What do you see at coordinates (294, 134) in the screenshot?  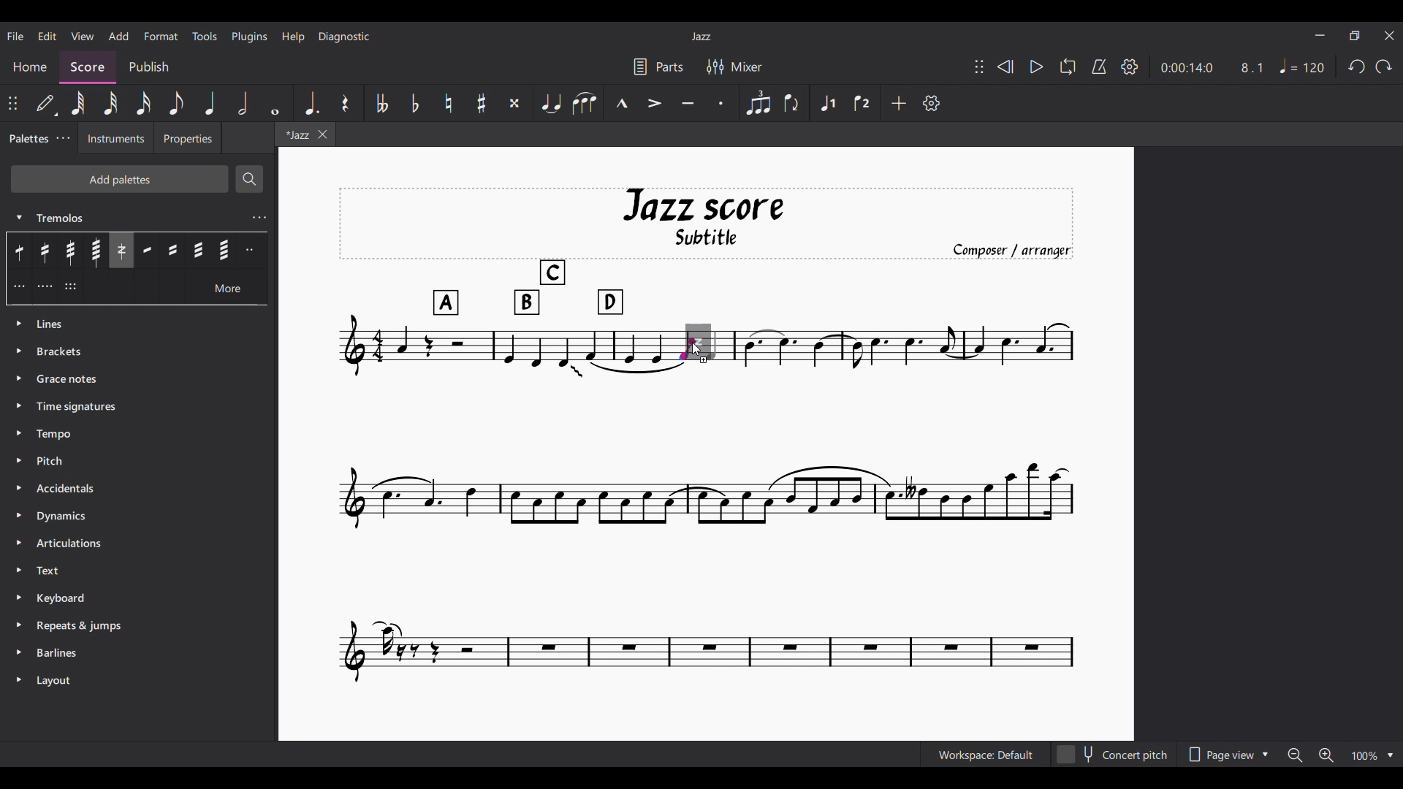 I see `*Jazz` at bounding box center [294, 134].